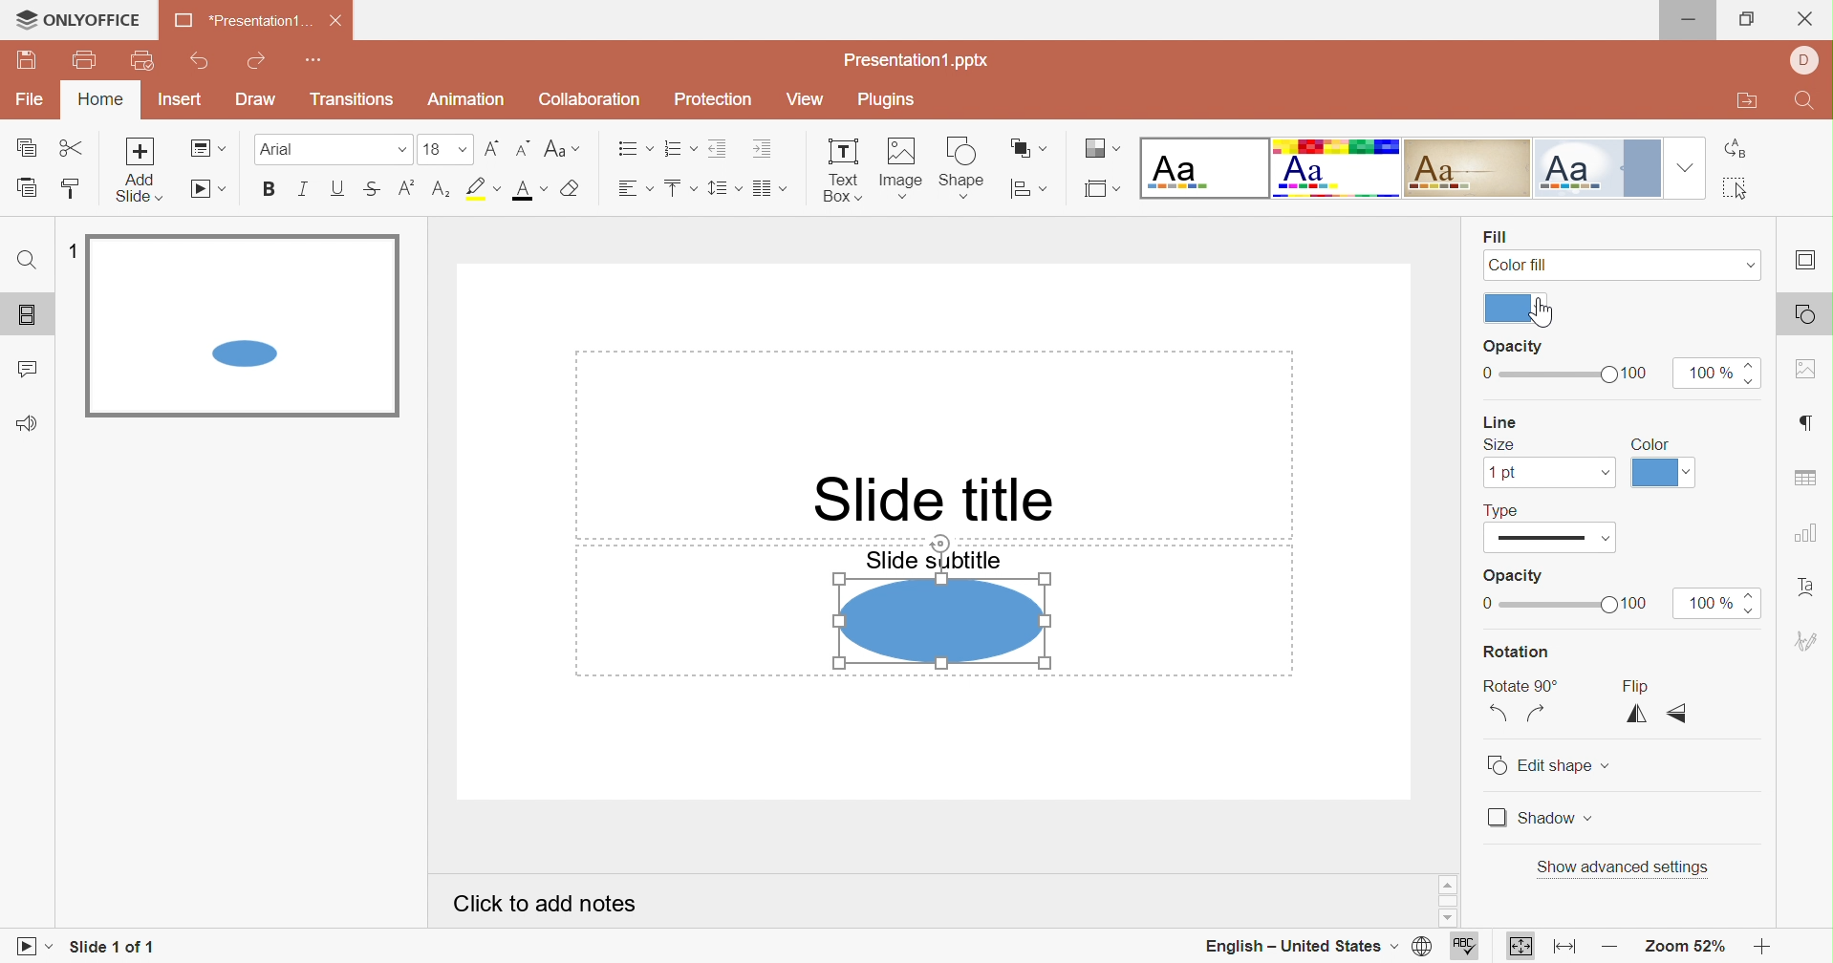 The width and height of the screenshot is (1833, 963). What do you see at coordinates (1608, 951) in the screenshot?
I see `Zoom out` at bounding box center [1608, 951].